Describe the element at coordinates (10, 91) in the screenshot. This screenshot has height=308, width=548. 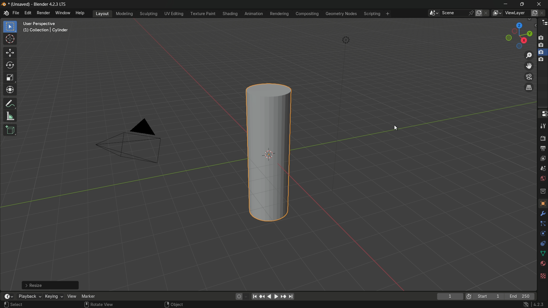
I see `transform` at that location.